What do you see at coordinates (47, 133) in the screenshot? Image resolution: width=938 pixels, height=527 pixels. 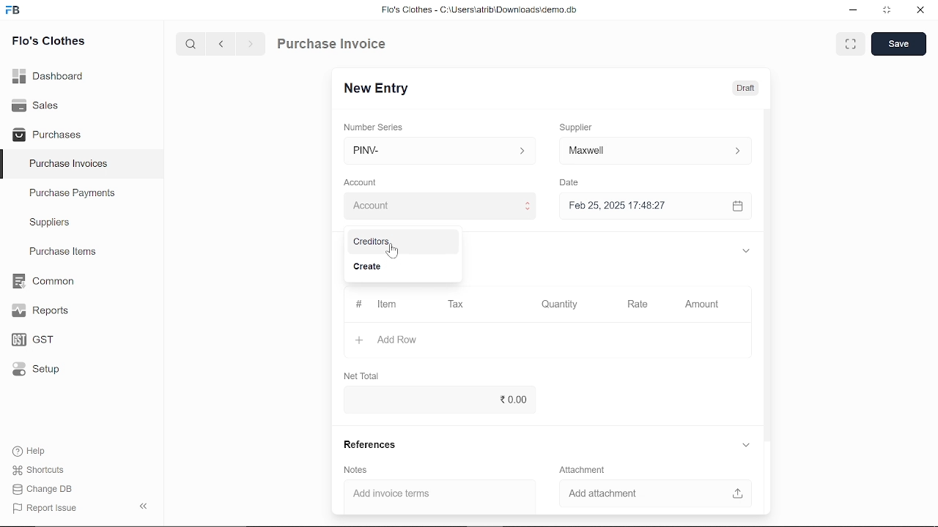 I see `Purchases` at bounding box center [47, 133].